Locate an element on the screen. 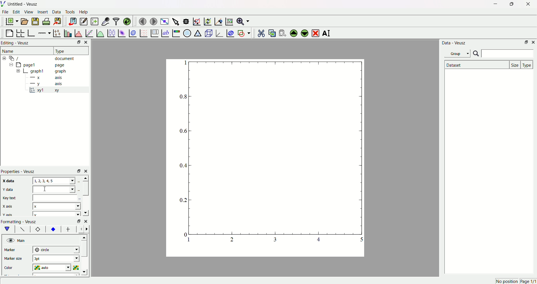 The width and height of the screenshot is (537, 284). 3d scenes is located at coordinates (208, 33).